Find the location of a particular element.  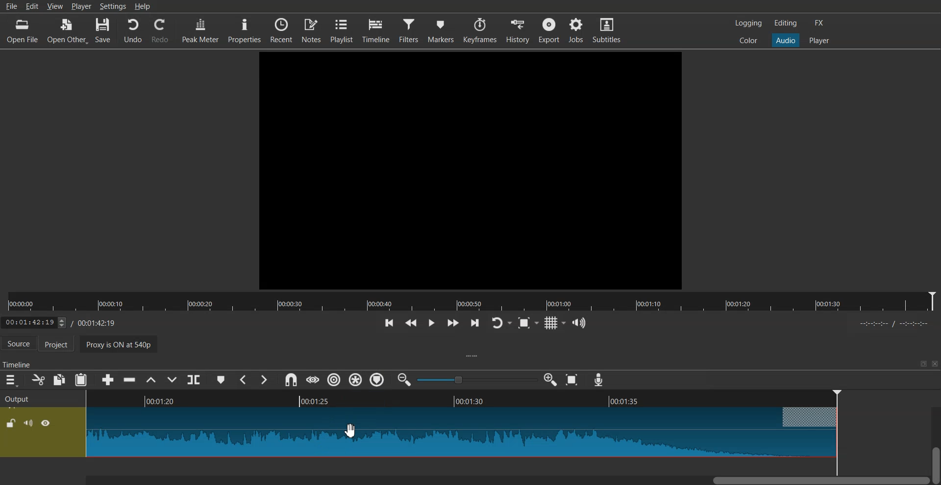

Timeline is located at coordinates (18, 362).